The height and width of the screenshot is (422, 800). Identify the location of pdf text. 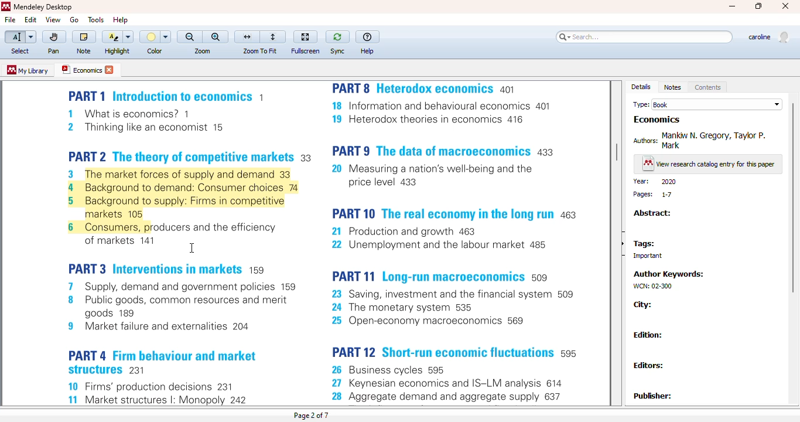
(454, 243).